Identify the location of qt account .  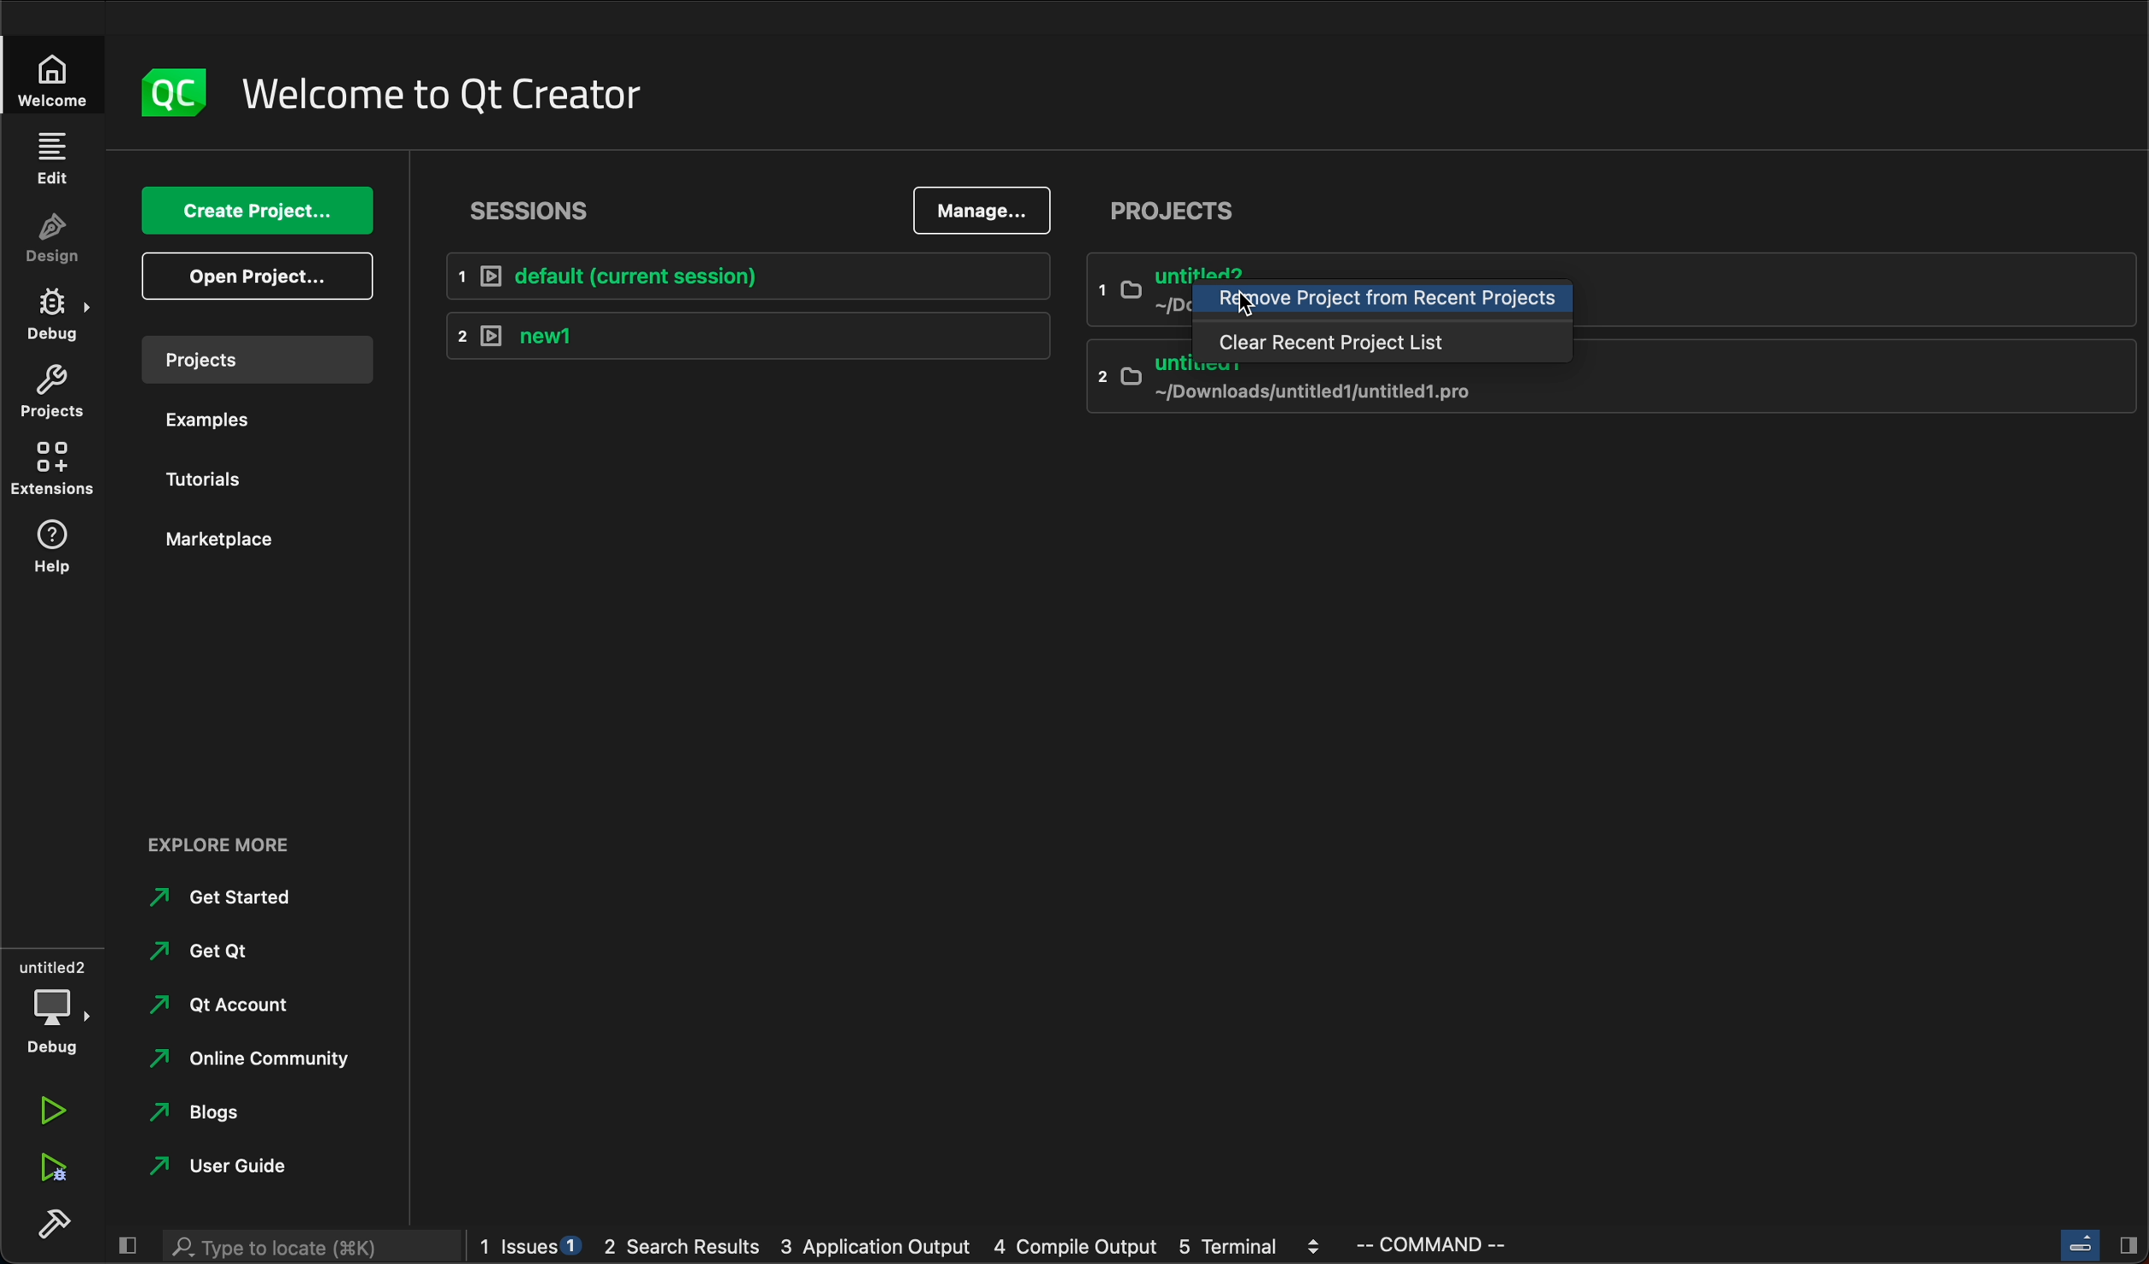
(238, 1005).